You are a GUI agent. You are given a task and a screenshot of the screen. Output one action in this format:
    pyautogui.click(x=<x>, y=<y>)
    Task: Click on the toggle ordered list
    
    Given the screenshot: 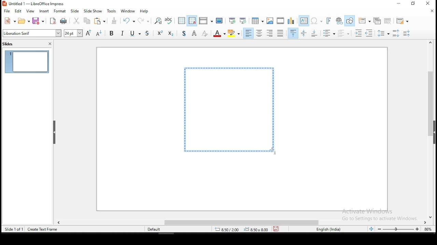 What is the action you would take?
    pyautogui.click(x=343, y=33)
    